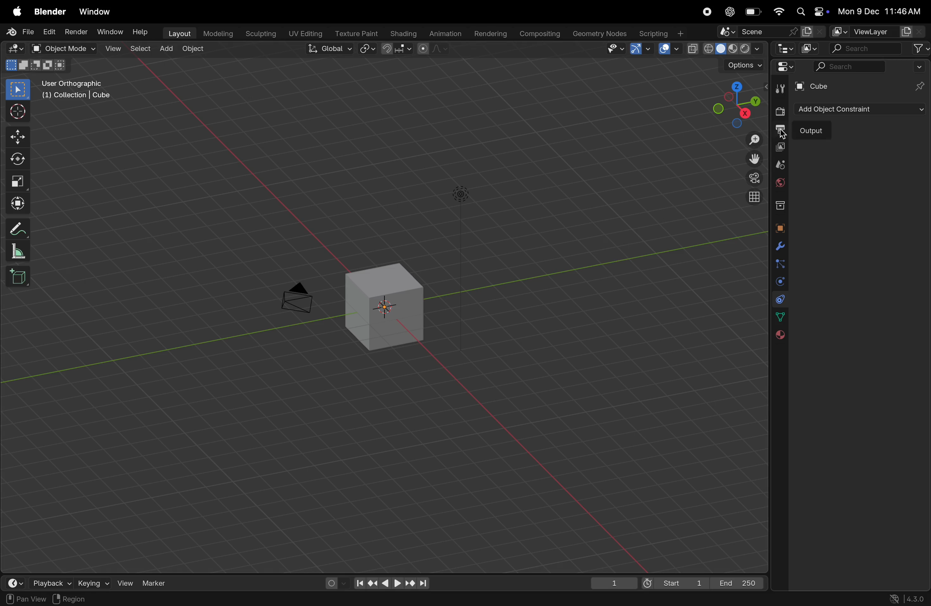 This screenshot has height=606, width=931. What do you see at coordinates (778, 280) in the screenshot?
I see `physics` at bounding box center [778, 280].